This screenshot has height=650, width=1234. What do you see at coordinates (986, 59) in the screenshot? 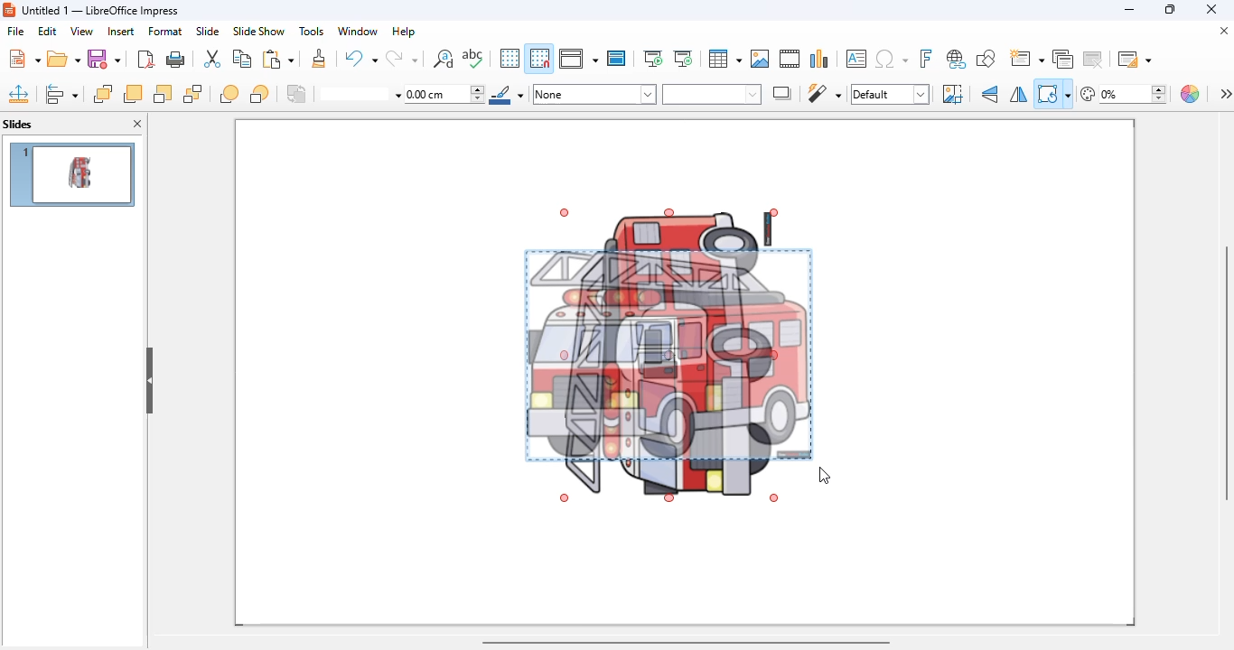
I see `show draw functions` at bounding box center [986, 59].